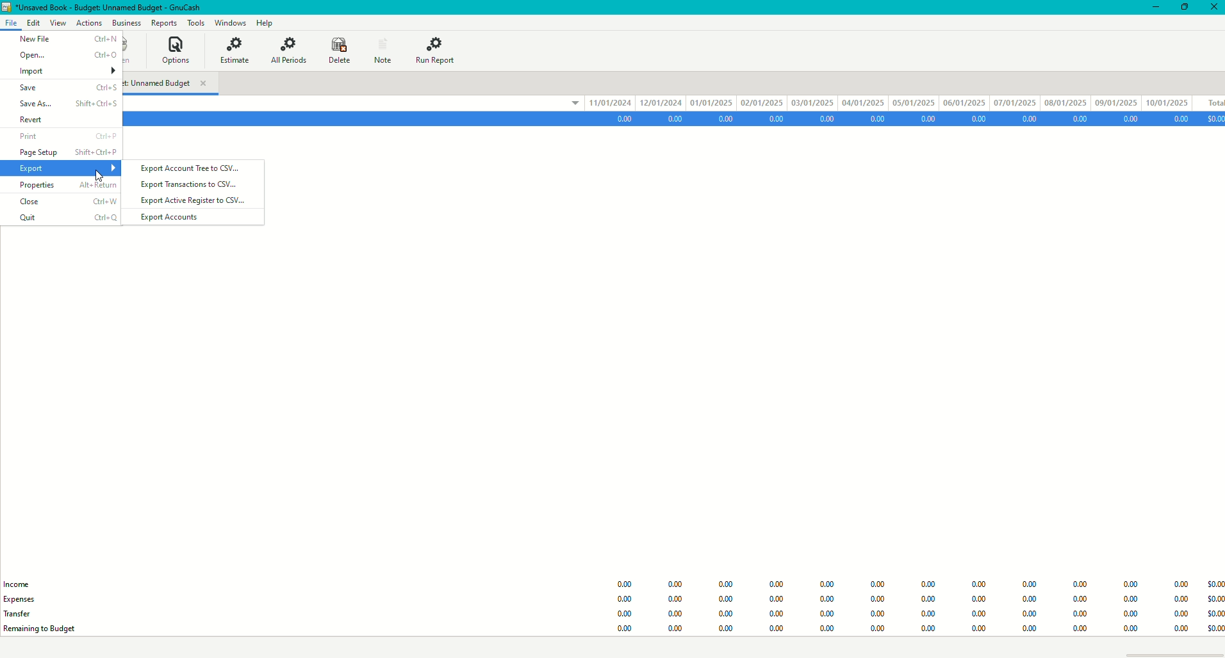 This screenshot has width=1225, height=658. Describe the element at coordinates (384, 49) in the screenshot. I see `Note` at that location.